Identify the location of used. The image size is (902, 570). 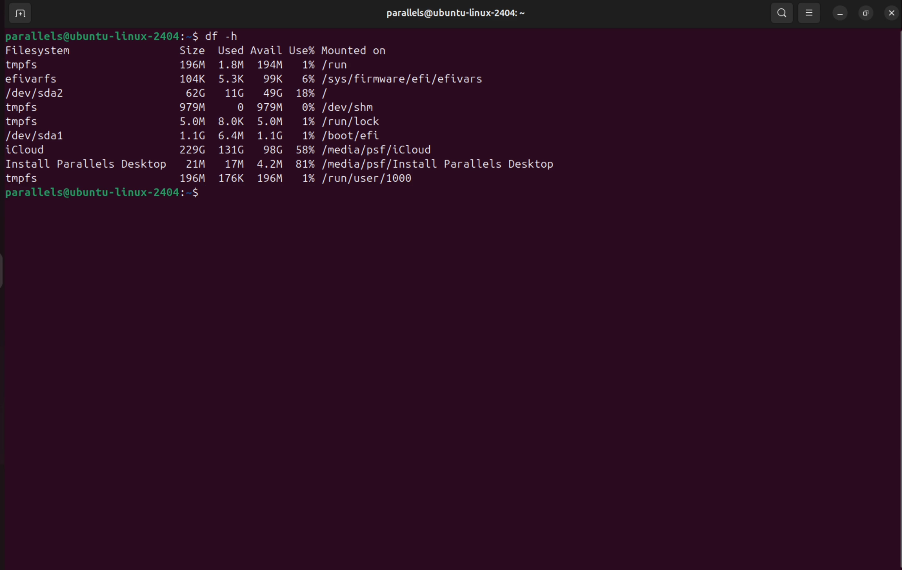
(231, 50).